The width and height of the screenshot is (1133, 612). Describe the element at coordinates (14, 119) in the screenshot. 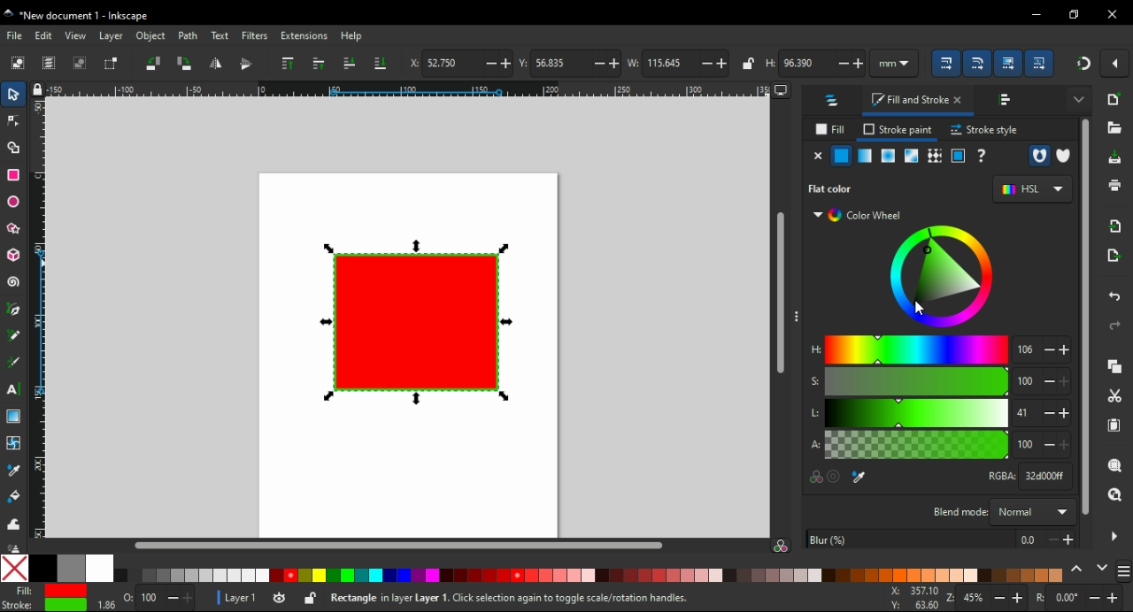

I see `node tool` at that location.